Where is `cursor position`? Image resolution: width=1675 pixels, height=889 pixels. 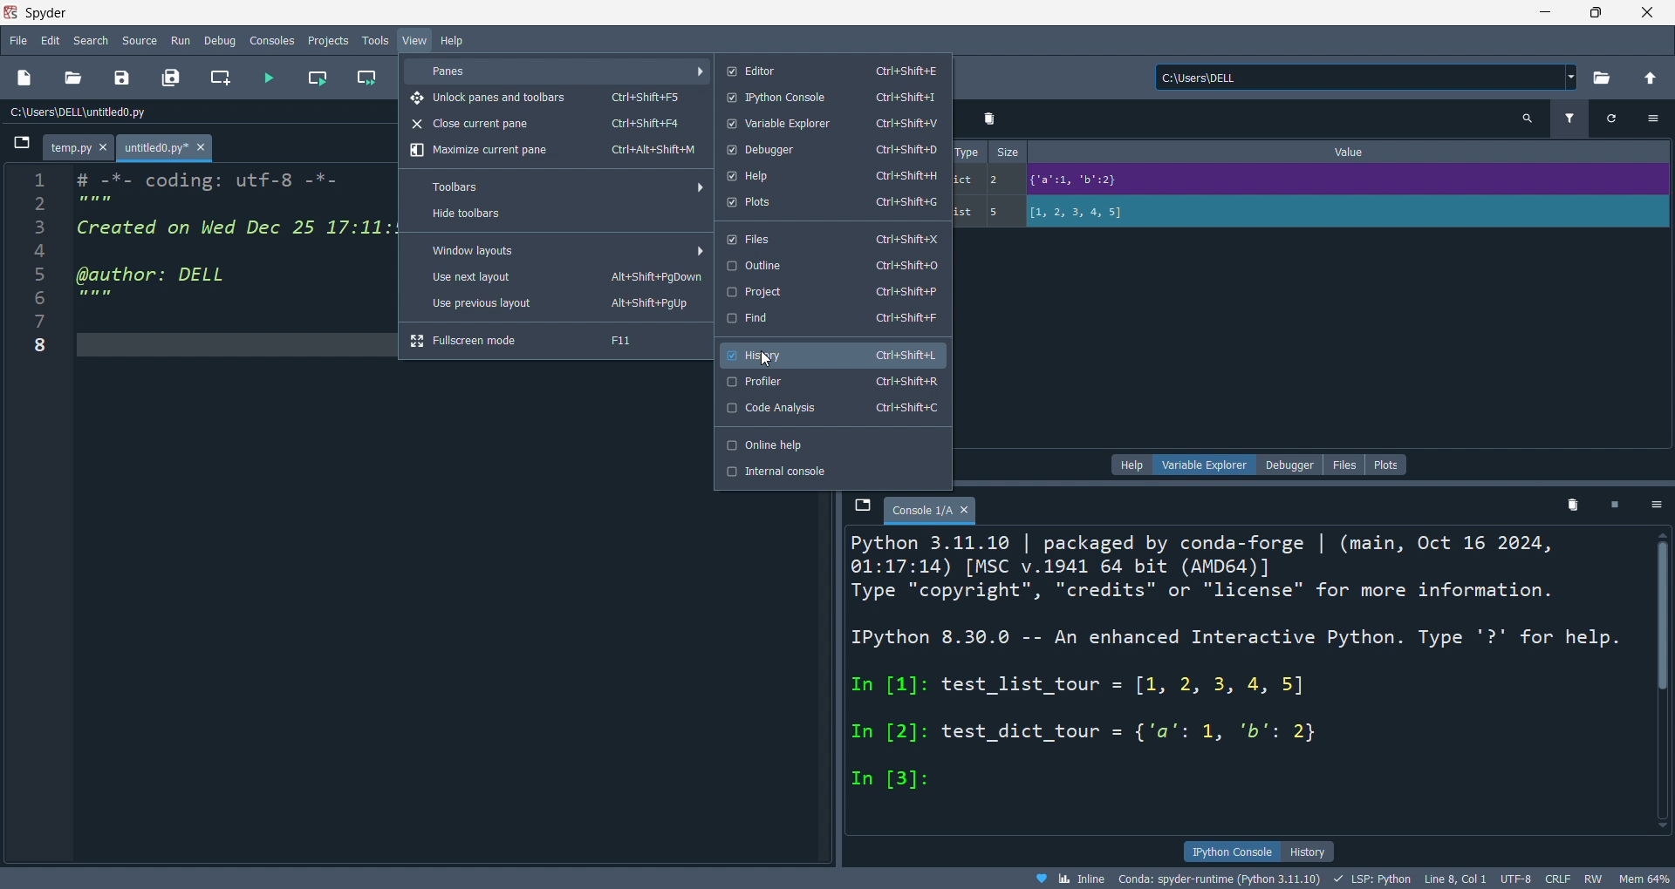 cursor position is located at coordinates (1454, 879).